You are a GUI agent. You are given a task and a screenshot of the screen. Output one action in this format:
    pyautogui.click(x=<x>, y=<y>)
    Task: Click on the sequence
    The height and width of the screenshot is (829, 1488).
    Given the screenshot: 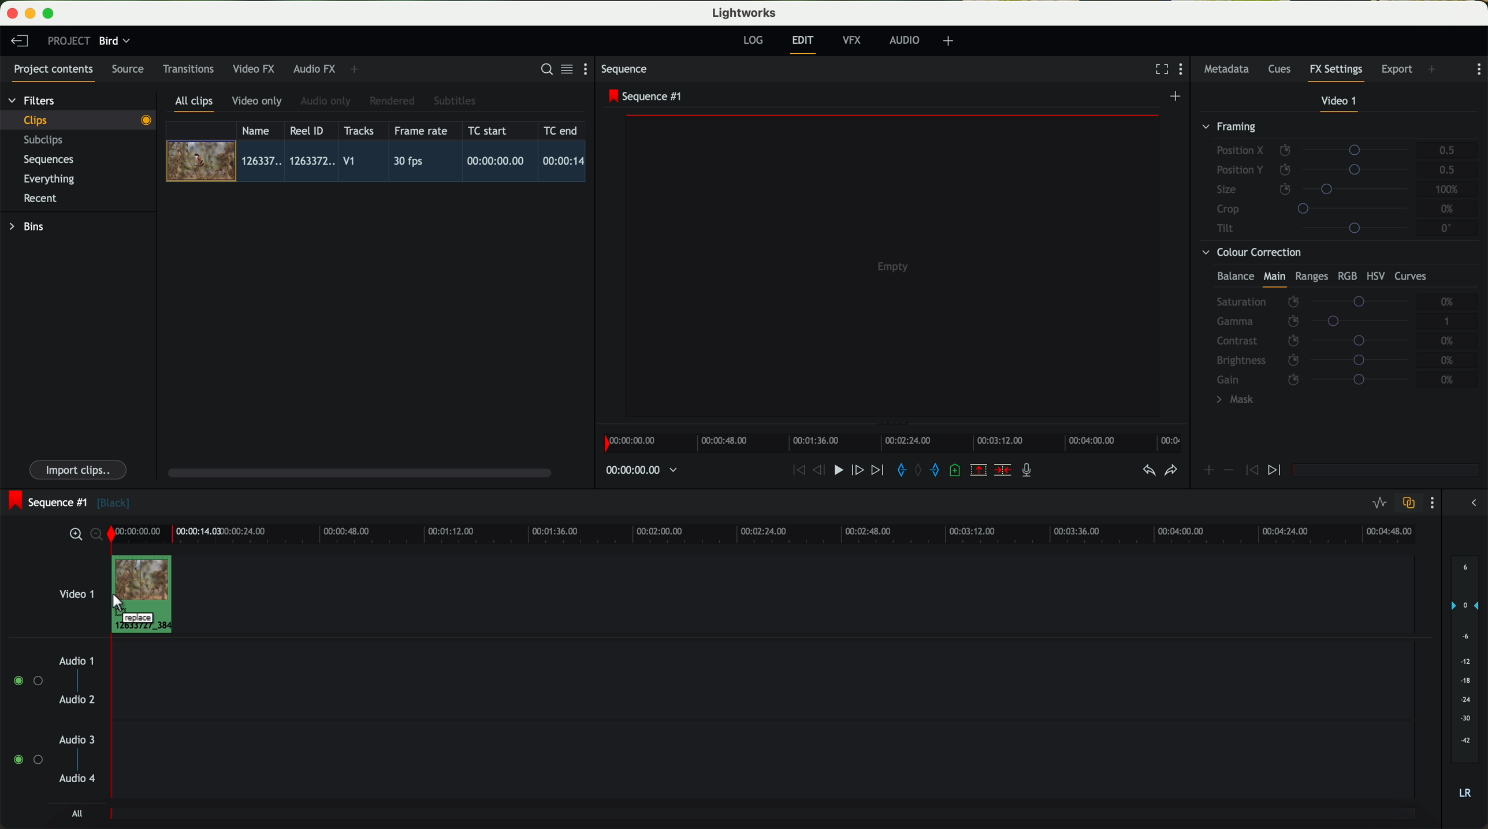 What is the action you would take?
    pyautogui.click(x=624, y=69)
    